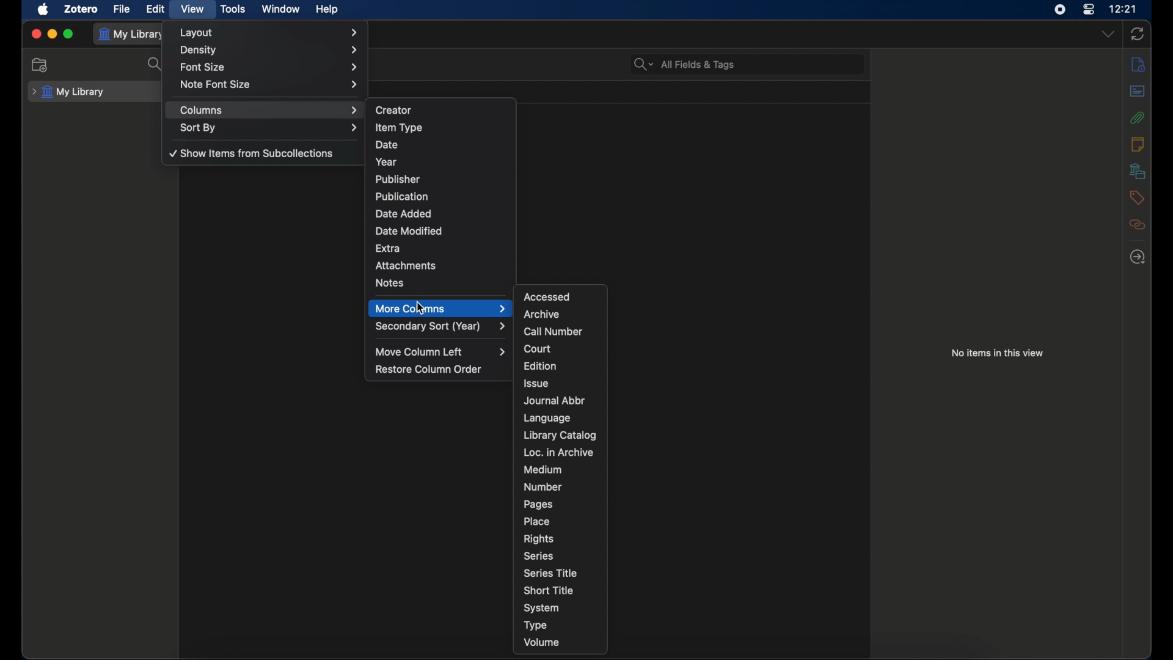  What do you see at coordinates (387, 249) in the screenshot?
I see `extra` at bounding box center [387, 249].